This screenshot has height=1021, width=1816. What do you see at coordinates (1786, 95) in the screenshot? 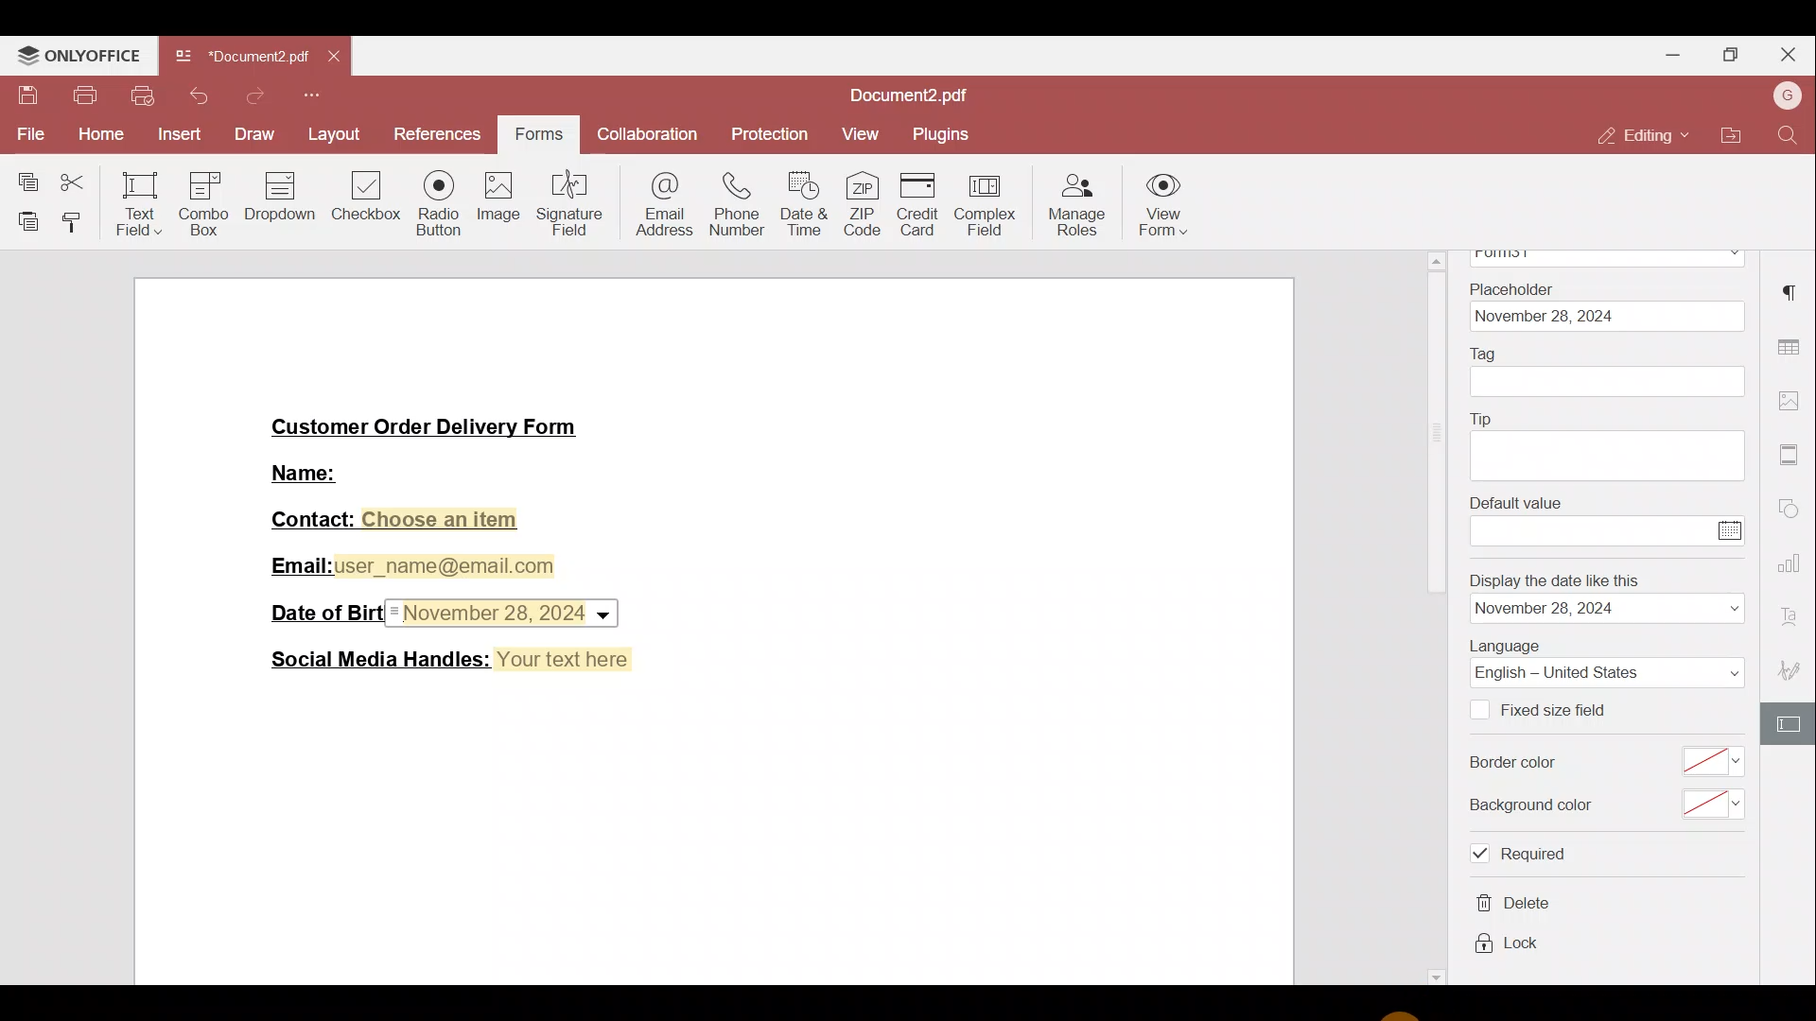
I see `Account name` at bounding box center [1786, 95].